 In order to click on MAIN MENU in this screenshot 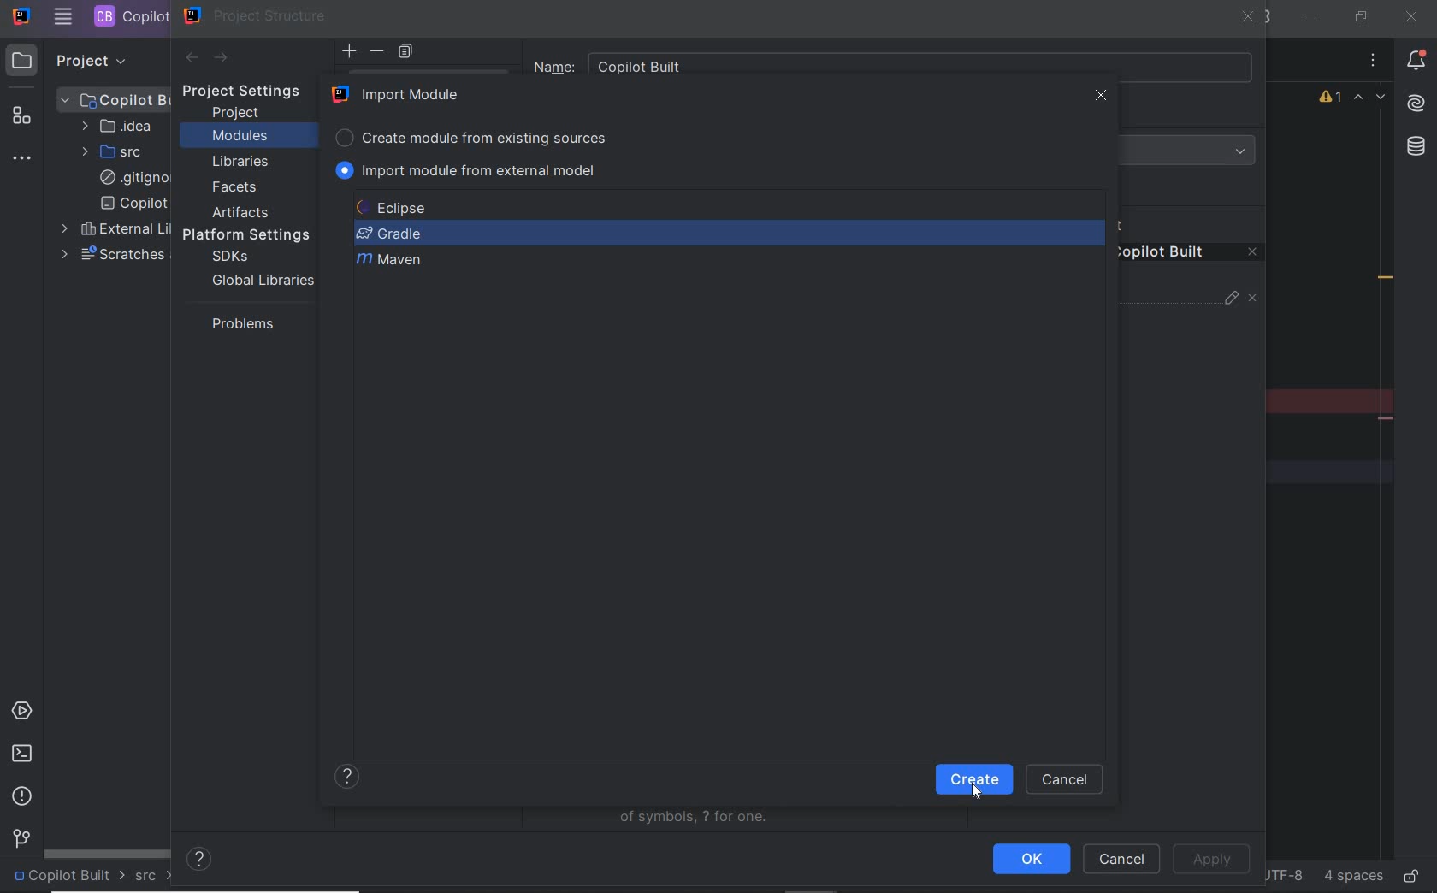, I will do `click(62, 17)`.